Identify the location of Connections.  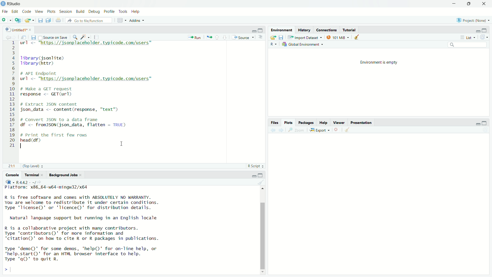
(326, 30).